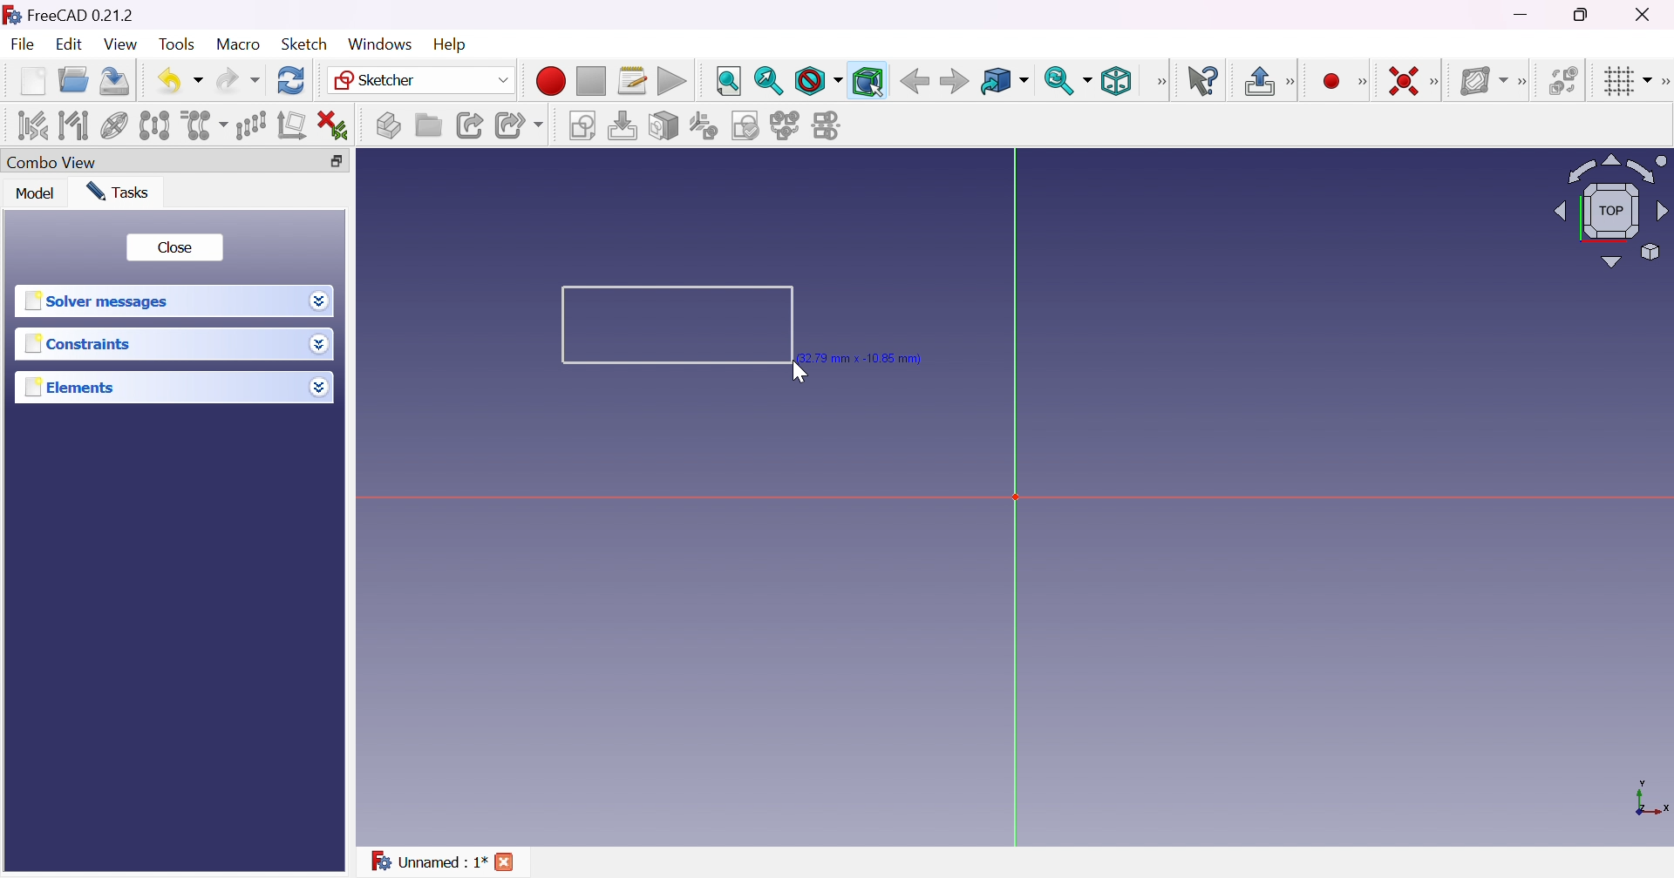  Describe the element at coordinates (1483, 80) in the screenshot. I see `Show/hide B-spline information layer` at that location.